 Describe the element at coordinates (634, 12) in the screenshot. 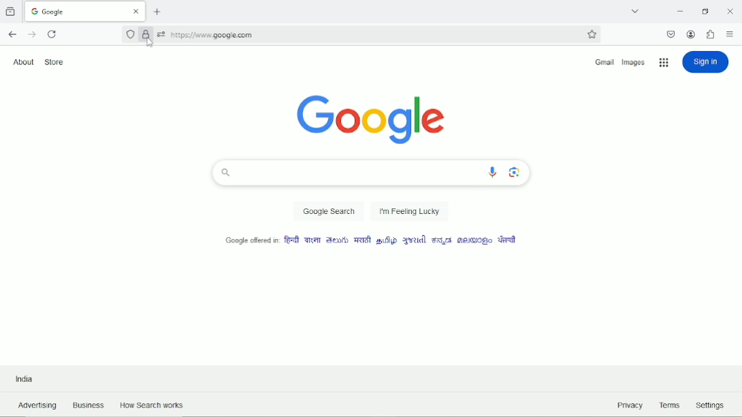

I see `List all tabs` at that location.